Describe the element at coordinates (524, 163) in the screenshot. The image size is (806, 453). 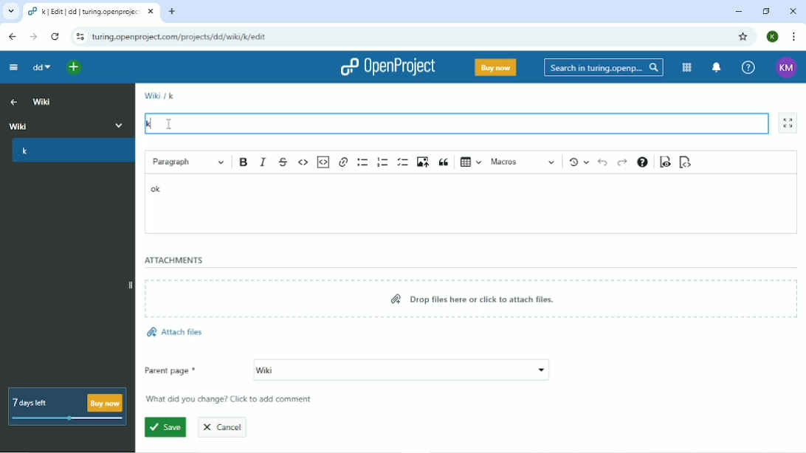
I see `Macros` at that location.